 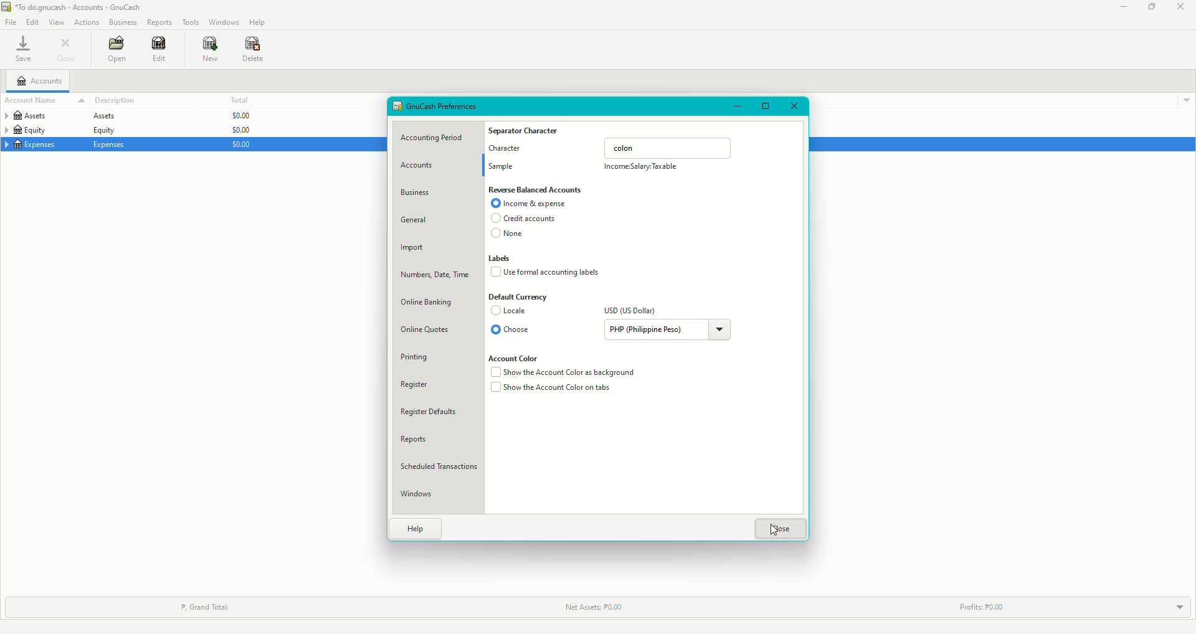 I want to click on Business, so click(x=123, y=21).